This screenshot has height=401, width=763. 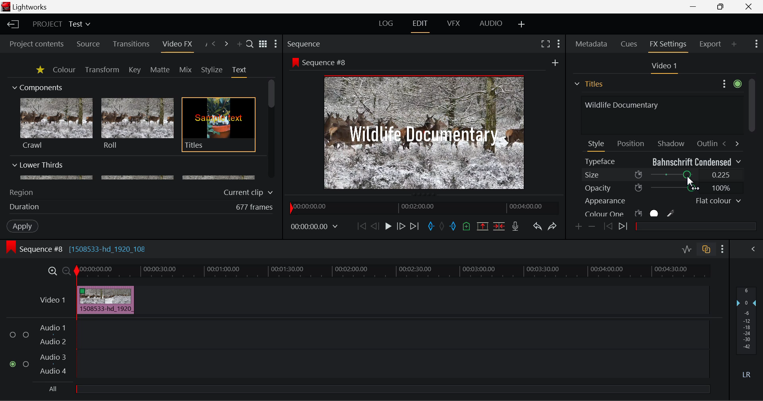 What do you see at coordinates (14, 335) in the screenshot?
I see `checkbox` at bounding box center [14, 335].